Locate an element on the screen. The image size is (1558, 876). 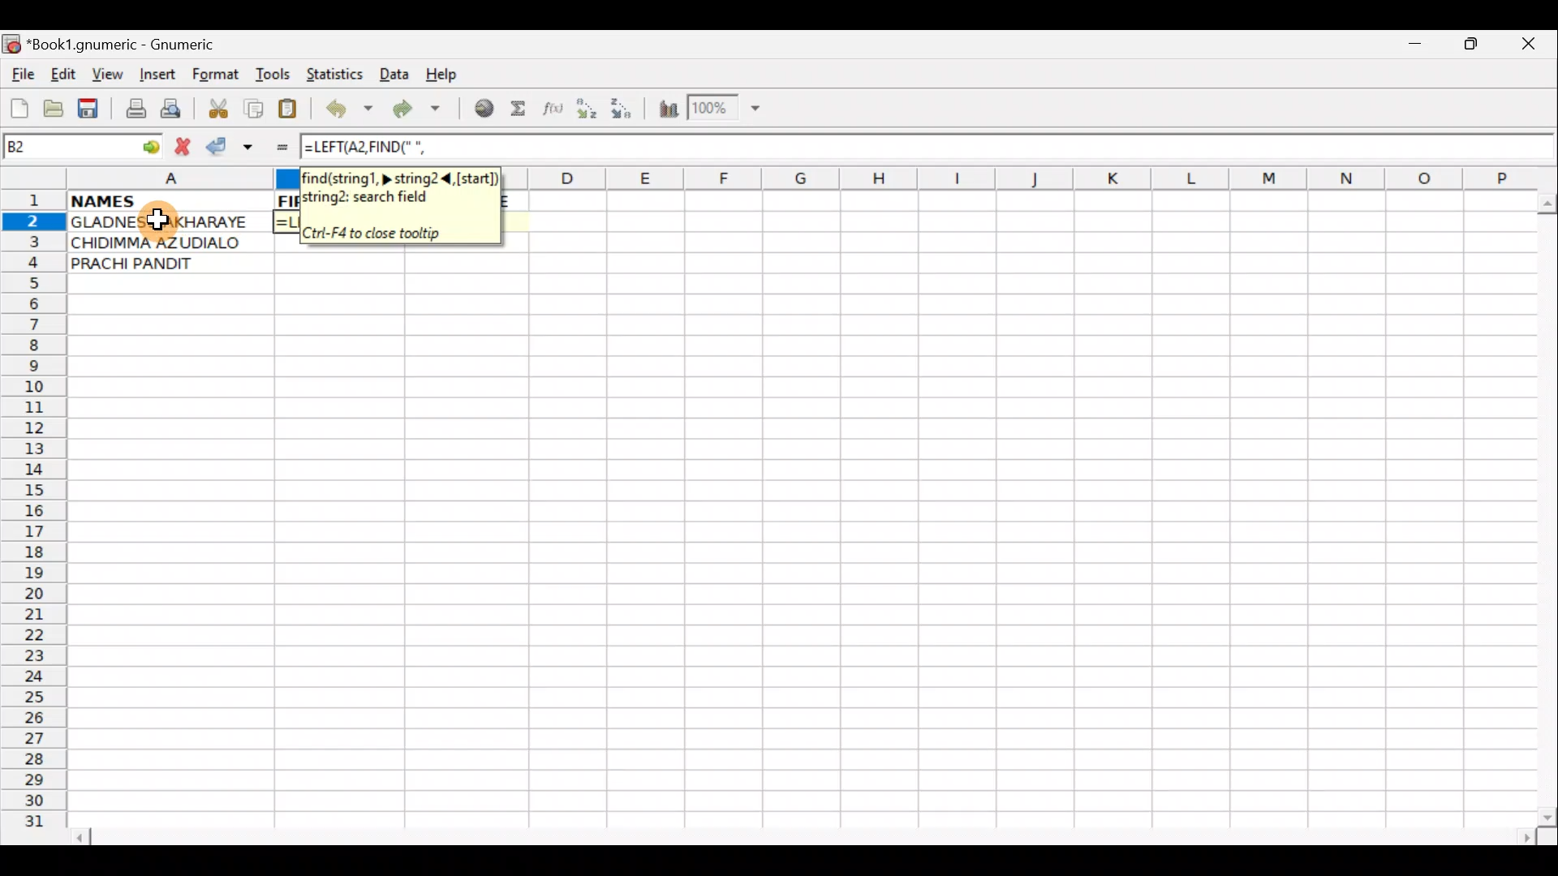
Close is located at coordinates (1533, 48).